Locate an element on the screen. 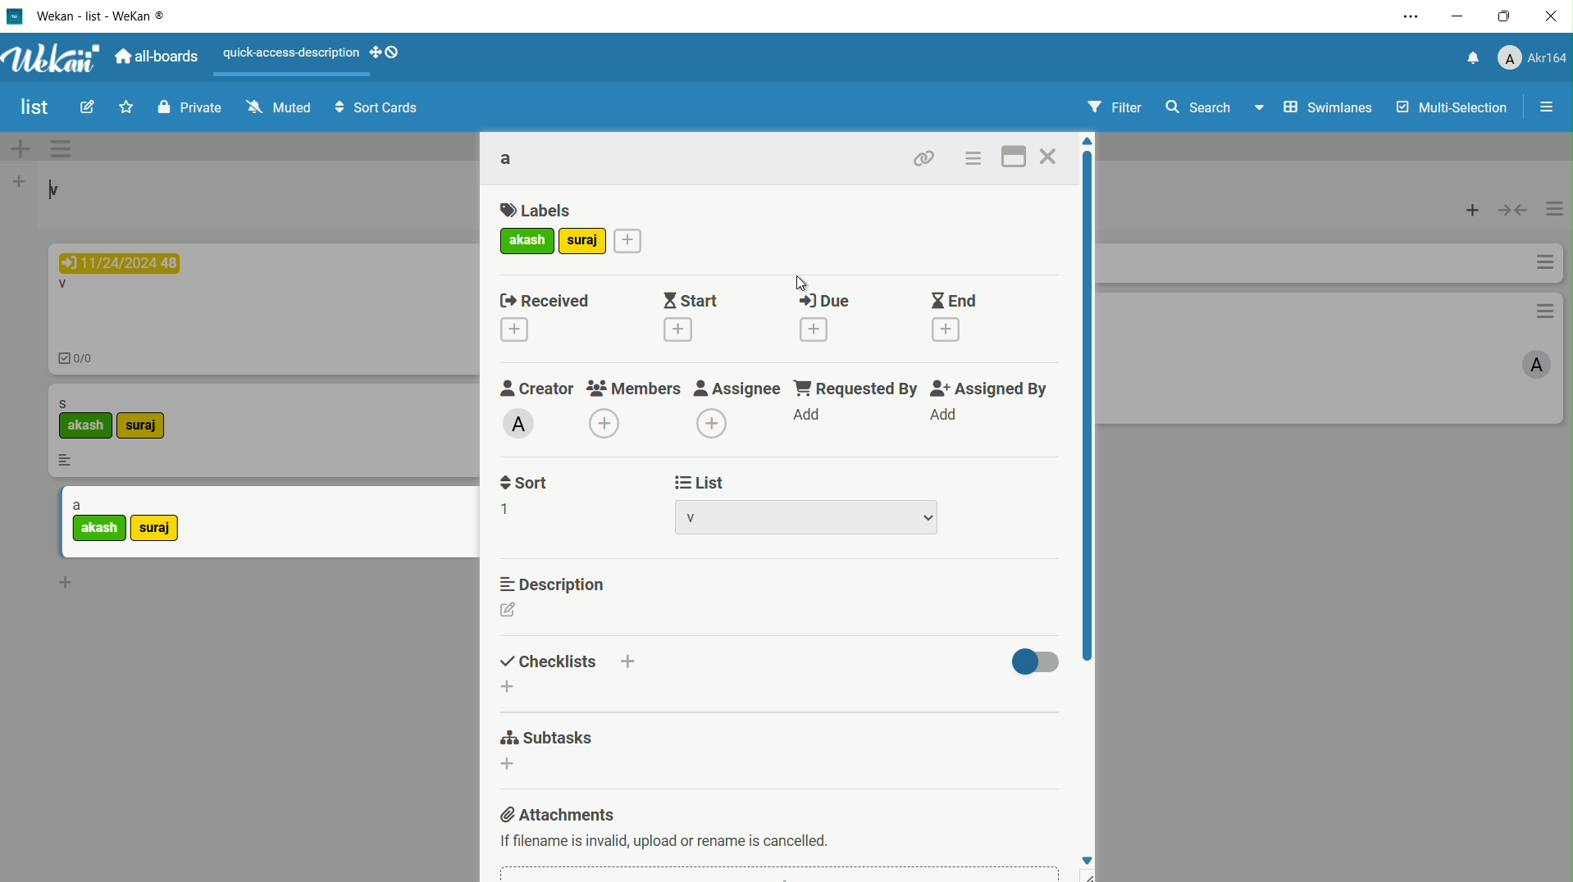 Image resolution: width=1573 pixels, height=882 pixels. A is located at coordinates (1525, 366).